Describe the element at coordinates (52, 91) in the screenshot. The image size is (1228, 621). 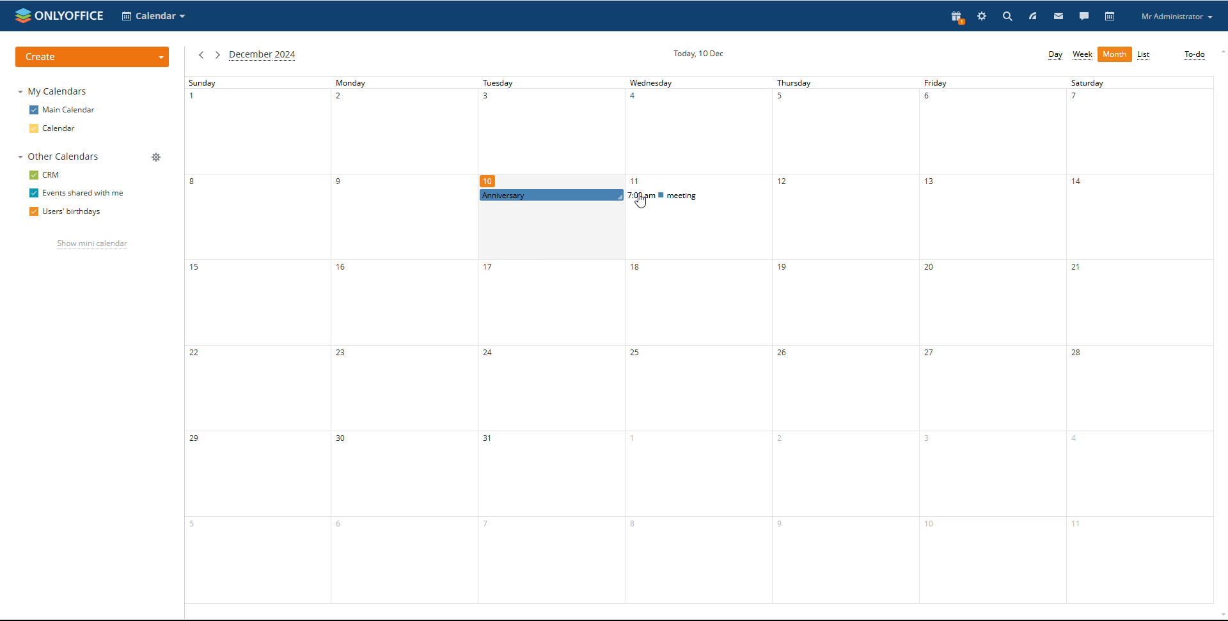
I see `my calendars` at that location.